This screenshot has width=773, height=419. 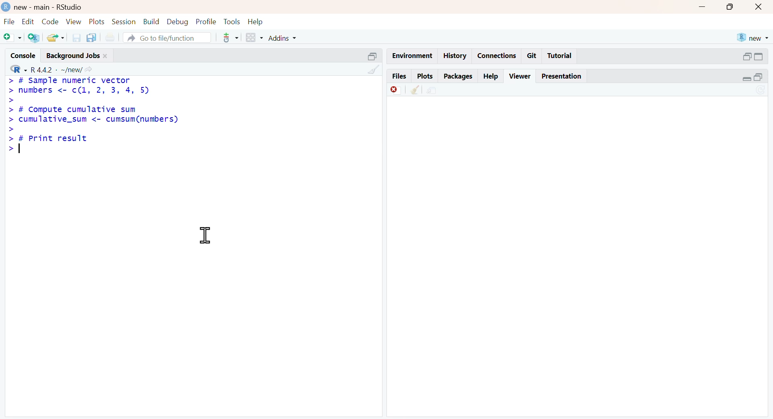 What do you see at coordinates (56, 38) in the screenshot?
I see `share folder as` at bounding box center [56, 38].